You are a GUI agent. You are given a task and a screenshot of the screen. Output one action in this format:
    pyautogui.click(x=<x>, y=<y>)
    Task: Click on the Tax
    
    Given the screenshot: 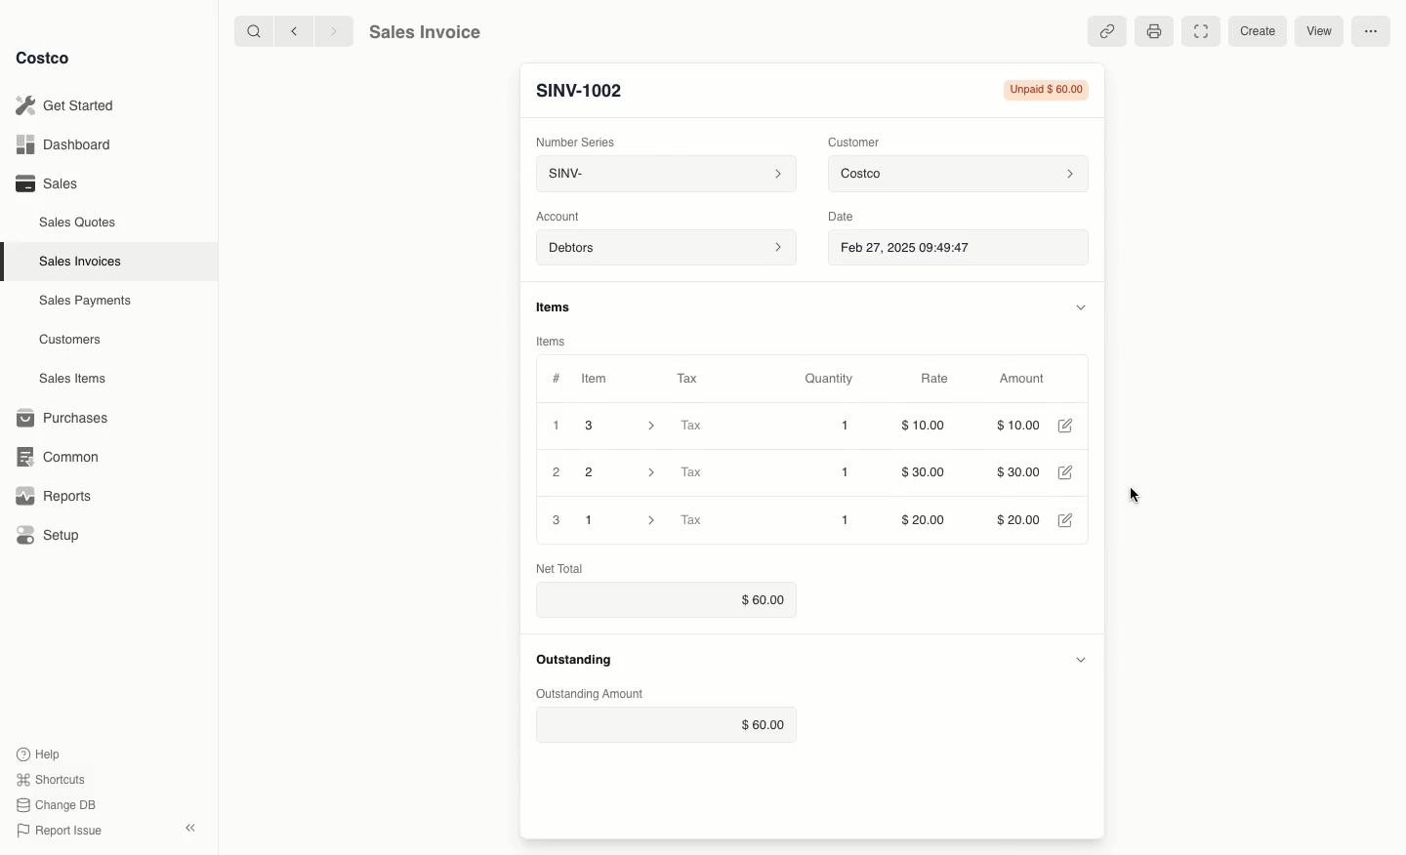 What is the action you would take?
    pyautogui.click(x=690, y=378)
    